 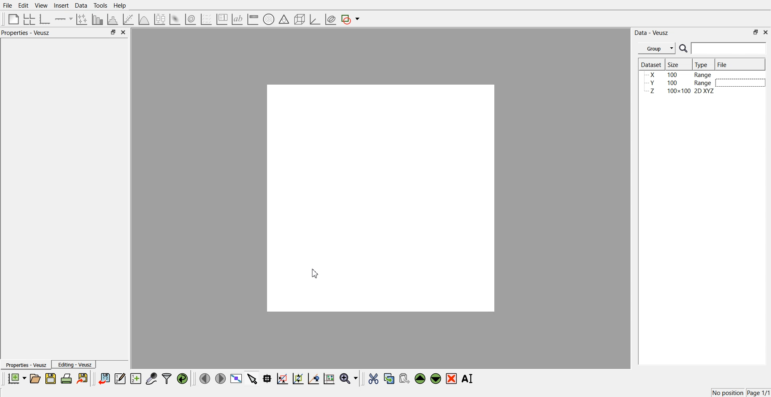 What do you see at coordinates (253, 19) in the screenshot?
I see `Image color bar` at bounding box center [253, 19].